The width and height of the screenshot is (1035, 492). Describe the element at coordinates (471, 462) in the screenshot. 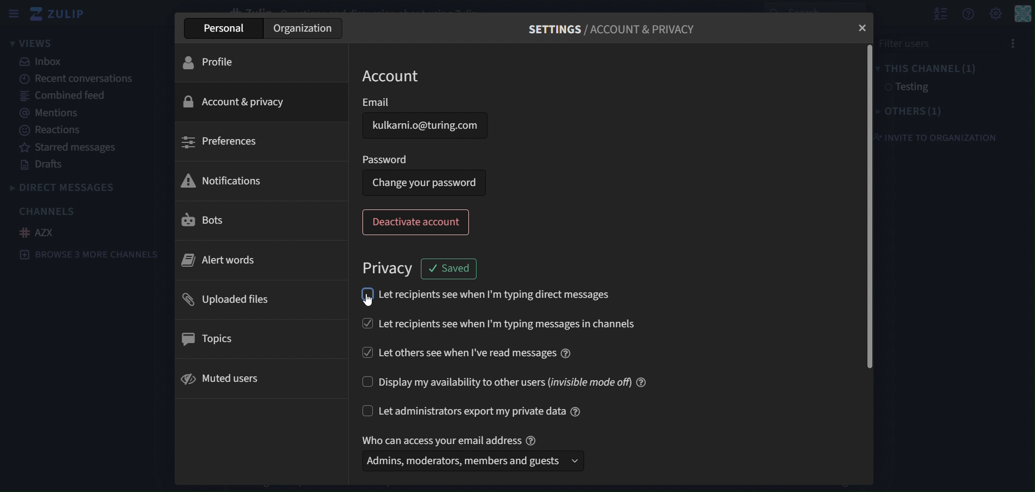

I see `Admin, moderators, members and guest` at that location.